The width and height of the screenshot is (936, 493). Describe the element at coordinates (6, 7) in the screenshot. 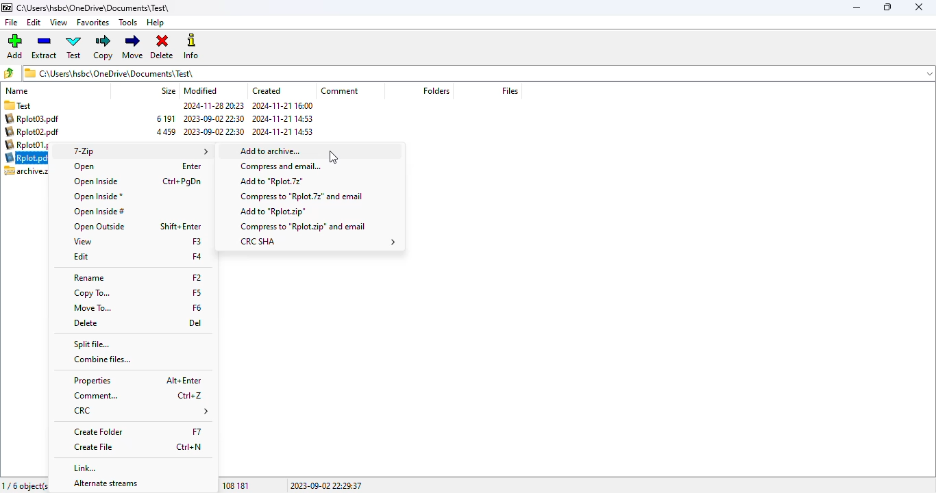

I see `logo` at that location.